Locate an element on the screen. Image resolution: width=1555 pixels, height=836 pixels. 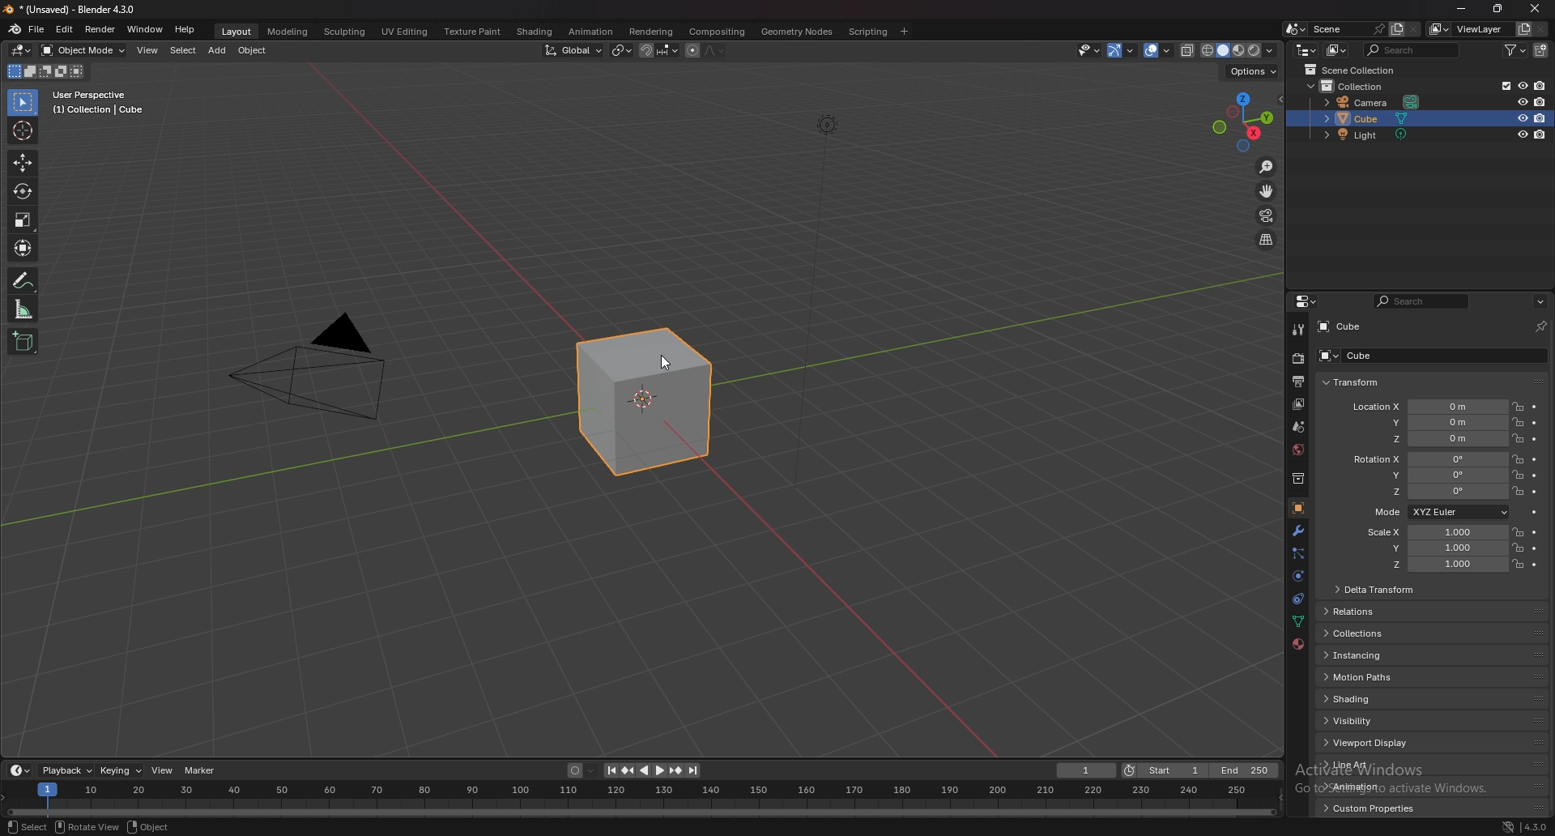
move is located at coordinates (22, 162).